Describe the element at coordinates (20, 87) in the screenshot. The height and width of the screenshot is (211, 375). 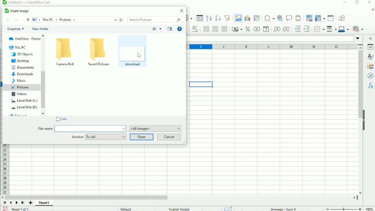
I see `Pictures` at that location.